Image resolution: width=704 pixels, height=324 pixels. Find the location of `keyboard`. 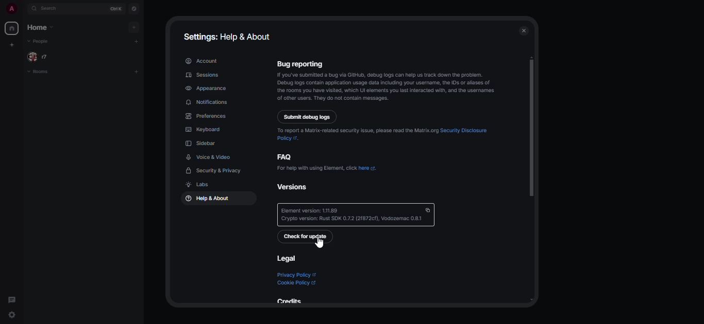

keyboard is located at coordinates (204, 130).